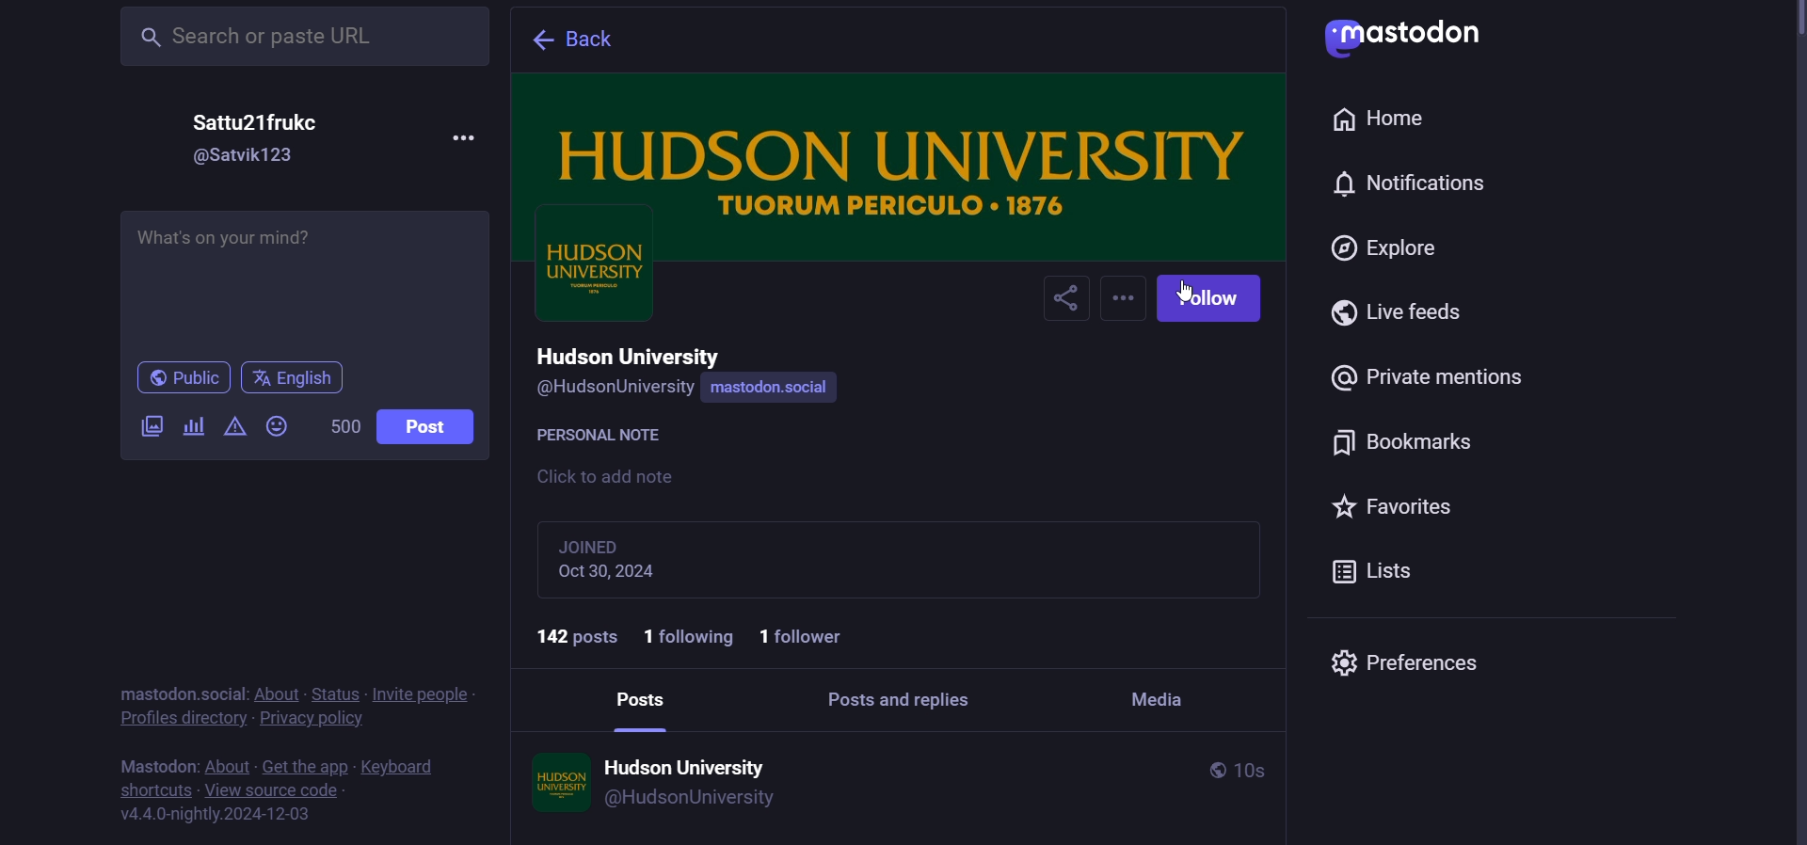 This screenshot has height=845, width=1807. Describe the element at coordinates (612, 389) in the screenshot. I see `@HudsonUniversity` at that location.